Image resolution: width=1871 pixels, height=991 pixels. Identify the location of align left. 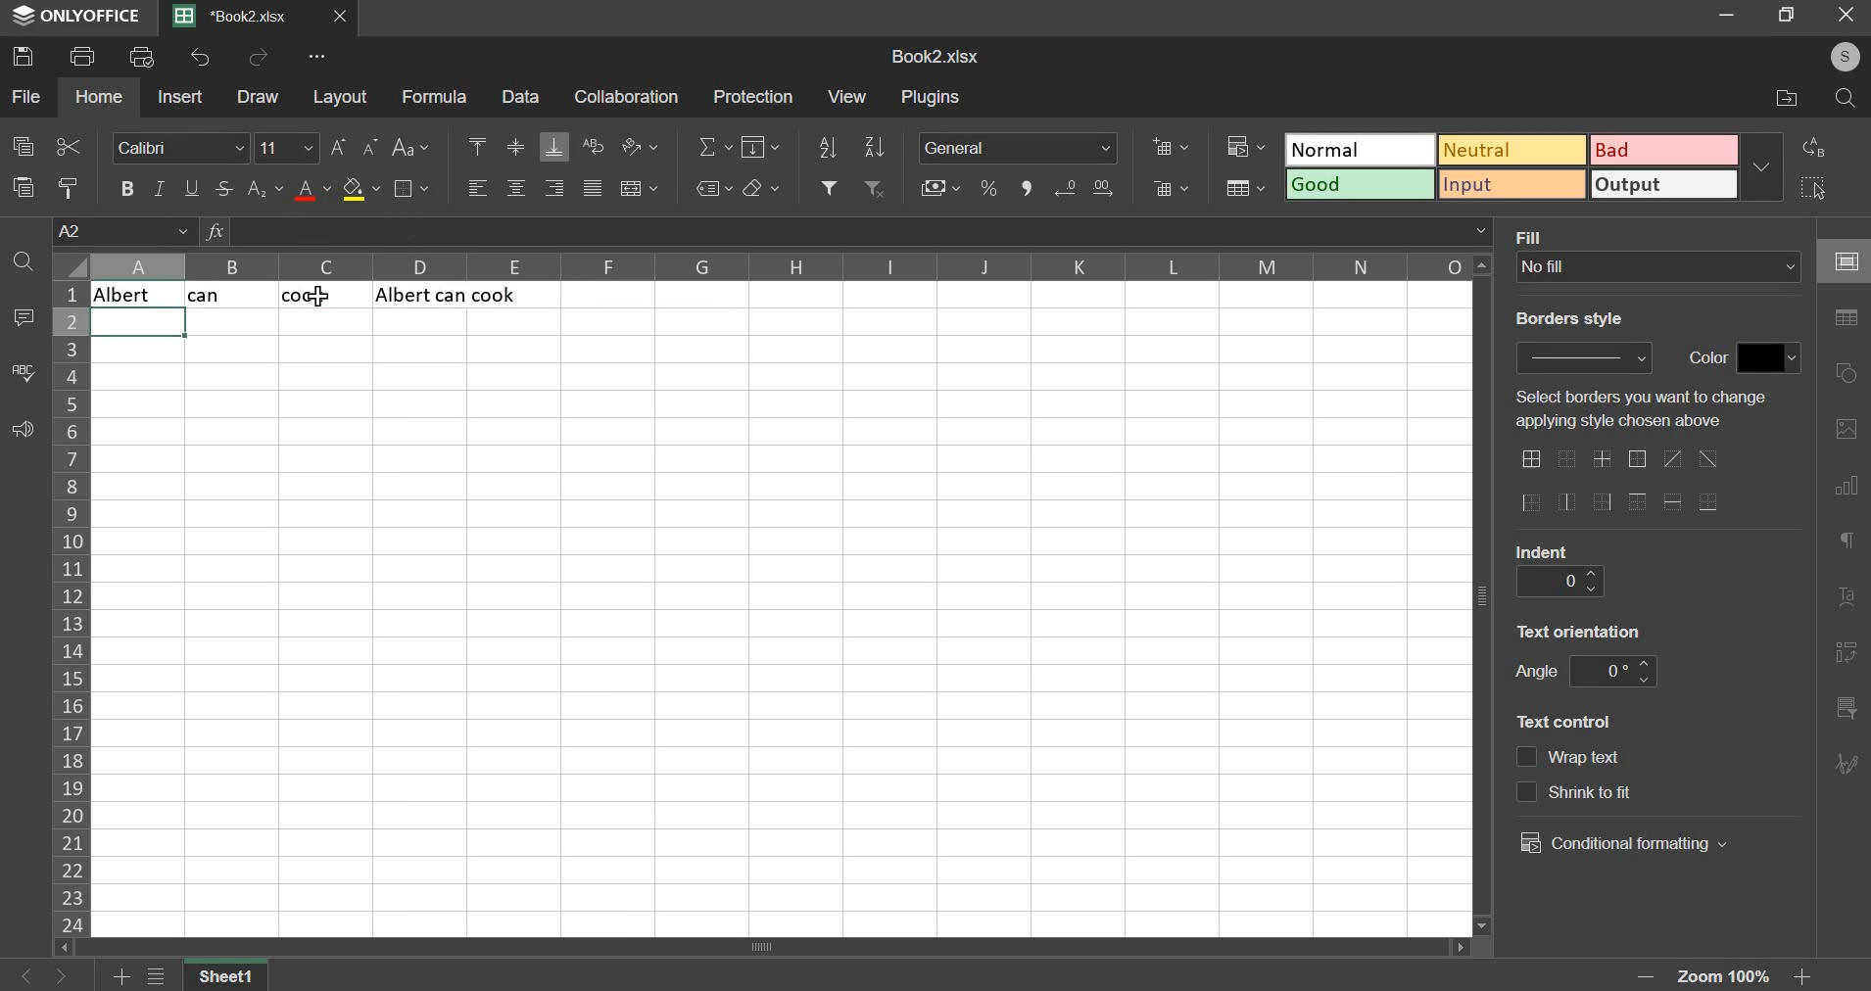
(473, 187).